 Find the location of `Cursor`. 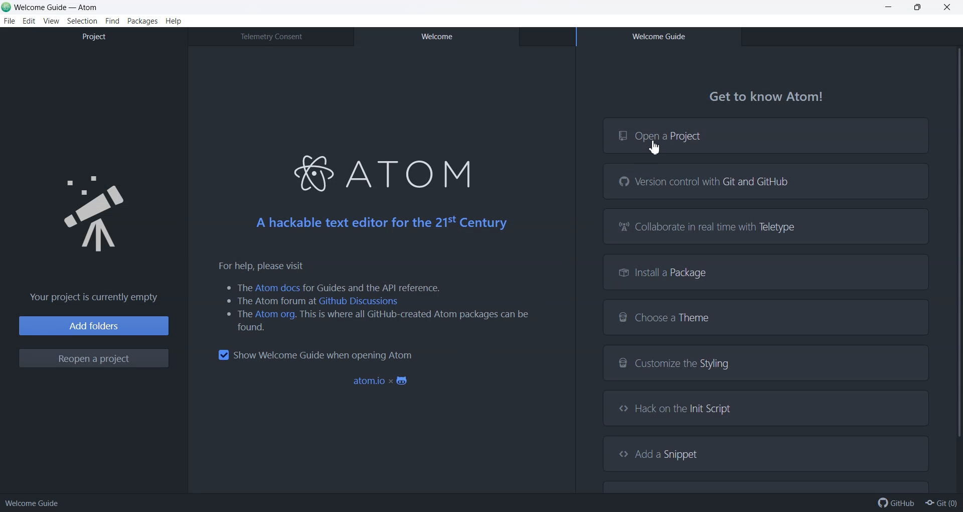

Cursor is located at coordinates (656, 148).